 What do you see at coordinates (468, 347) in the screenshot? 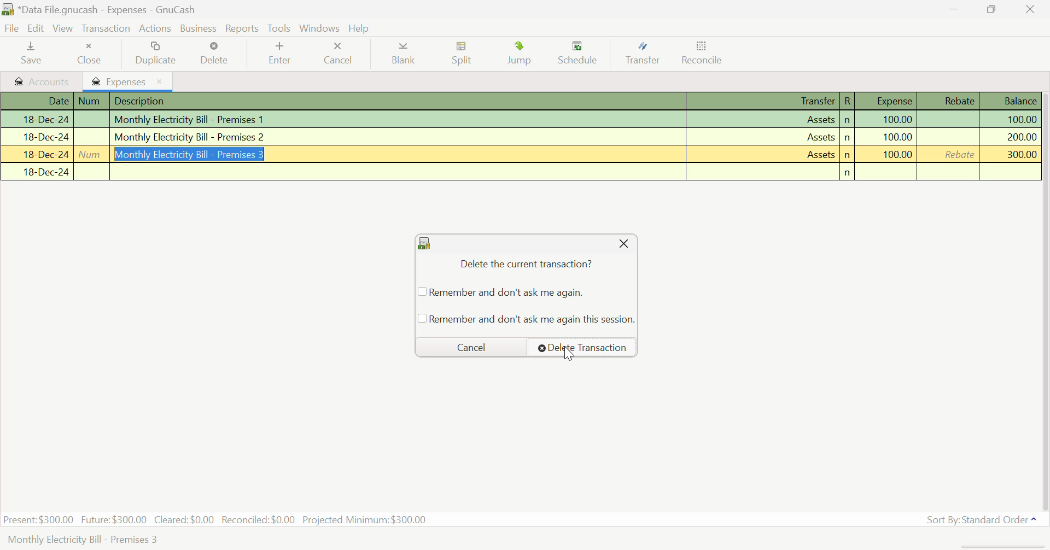
I see `cancel` at bounding box center [468, 347].